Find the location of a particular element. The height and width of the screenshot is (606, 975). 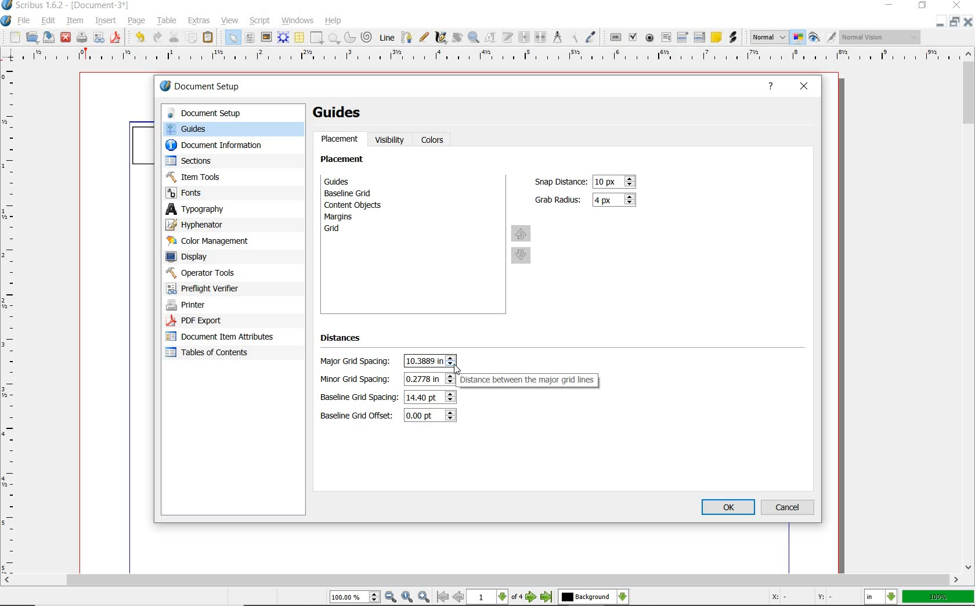

document information is located at coordinates (226, 146).